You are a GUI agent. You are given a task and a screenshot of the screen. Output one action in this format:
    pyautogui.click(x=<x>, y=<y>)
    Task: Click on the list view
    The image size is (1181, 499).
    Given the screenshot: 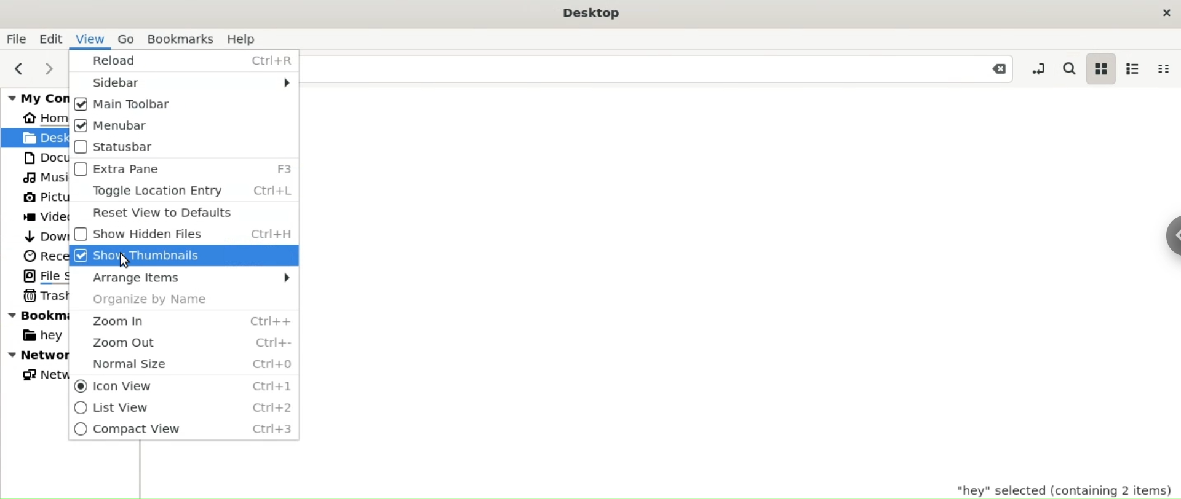 What is the action you would take?
    pyautogui.click(x=1135, y=68)
    